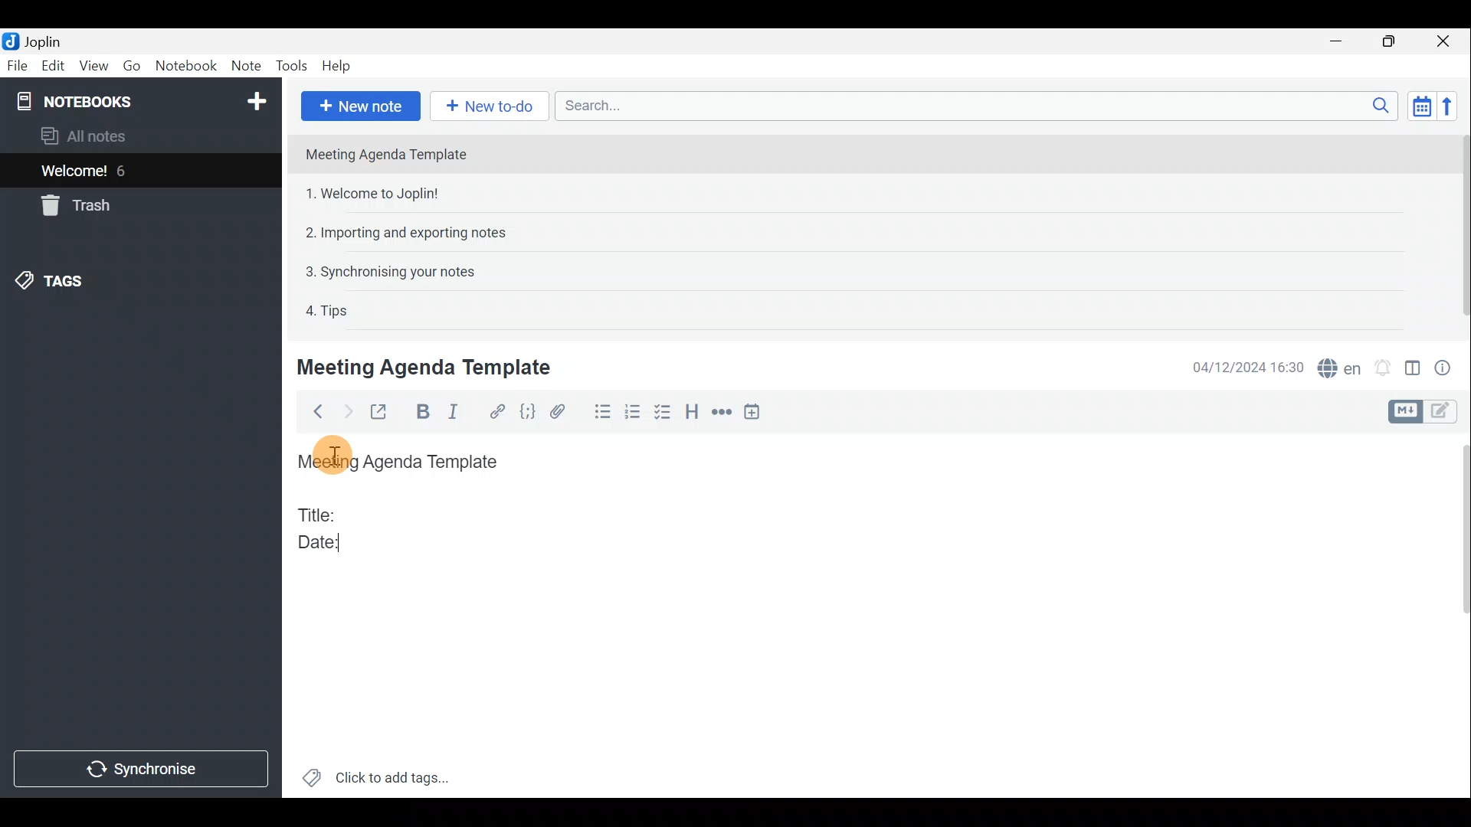 The width and height of the screenshot is (1471, 827). I want to click on Heading, so click(687, 413).